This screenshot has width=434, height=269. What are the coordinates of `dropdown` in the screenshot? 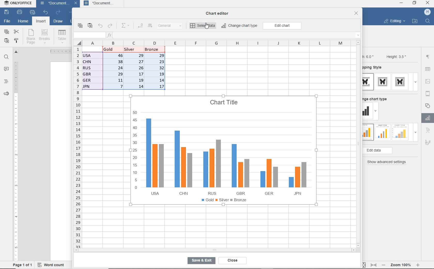 It's located at (376, 112).